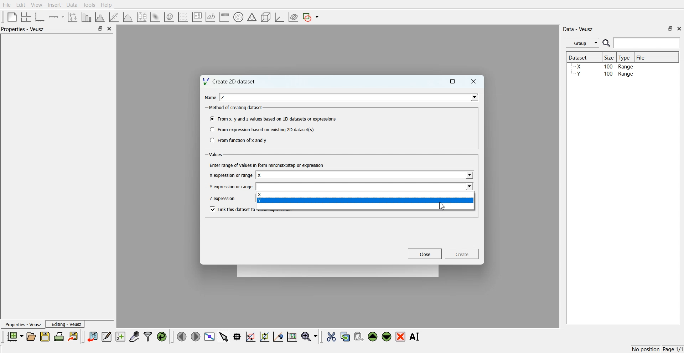 The image size is (684, 353). What do you see at coordinates (89, 5) in the screenshot?
I see `Tools` at bounding box center [89, 5].